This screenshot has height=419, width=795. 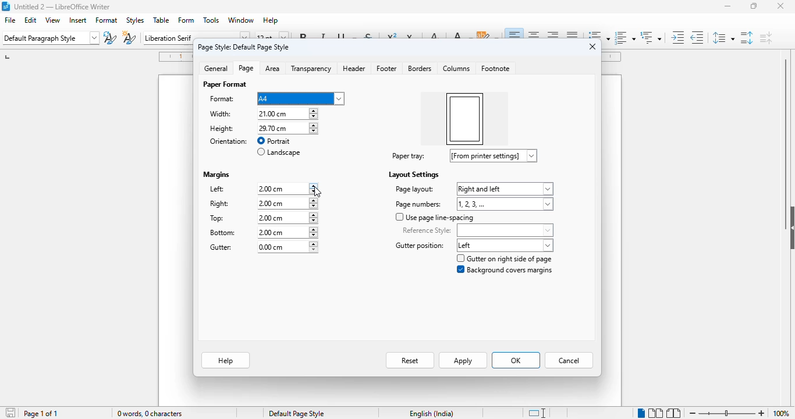 What do you see at coordinates (314, 129) in the screenshot?
I see `increment or decrement width` at bounding box center [314, 129].